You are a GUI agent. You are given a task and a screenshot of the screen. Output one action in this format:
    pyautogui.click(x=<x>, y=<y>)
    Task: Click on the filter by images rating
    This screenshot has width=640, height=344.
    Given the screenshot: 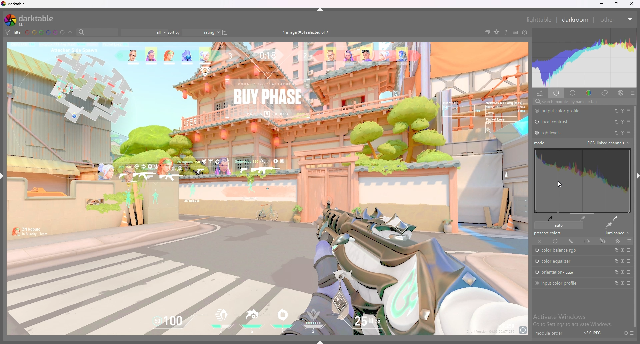 What is the action you would take?
    pyautogui.click(x=142, y=32)
    